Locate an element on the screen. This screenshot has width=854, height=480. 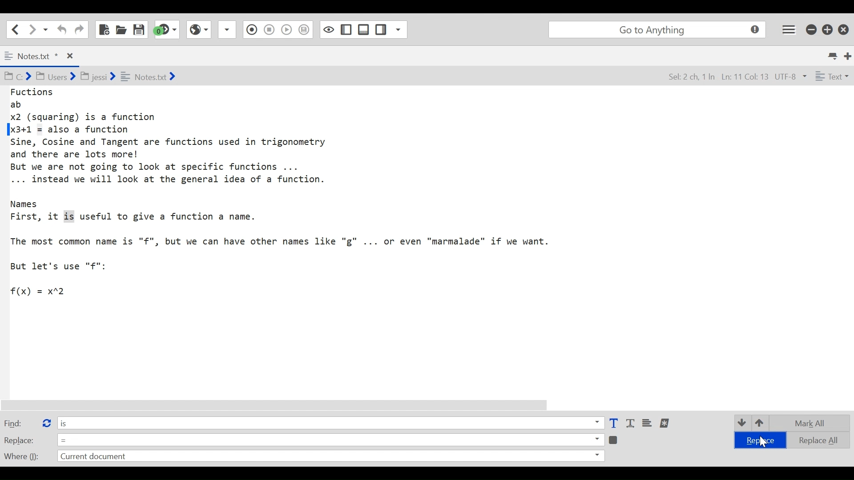
Find is located at coordinates (19, 423).